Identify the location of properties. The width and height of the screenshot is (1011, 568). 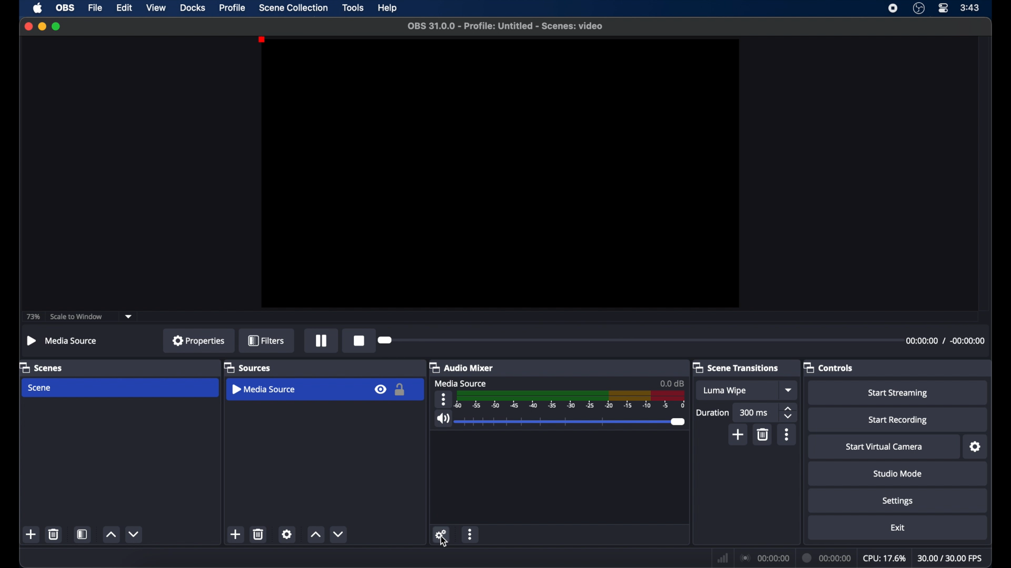
(199, 340).